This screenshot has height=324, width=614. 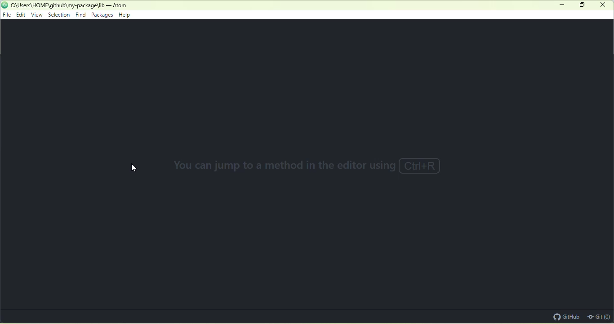 What do you see at coordinates (80, 14) in the screenshot?
I see `find` at bounding box center [80, 14].